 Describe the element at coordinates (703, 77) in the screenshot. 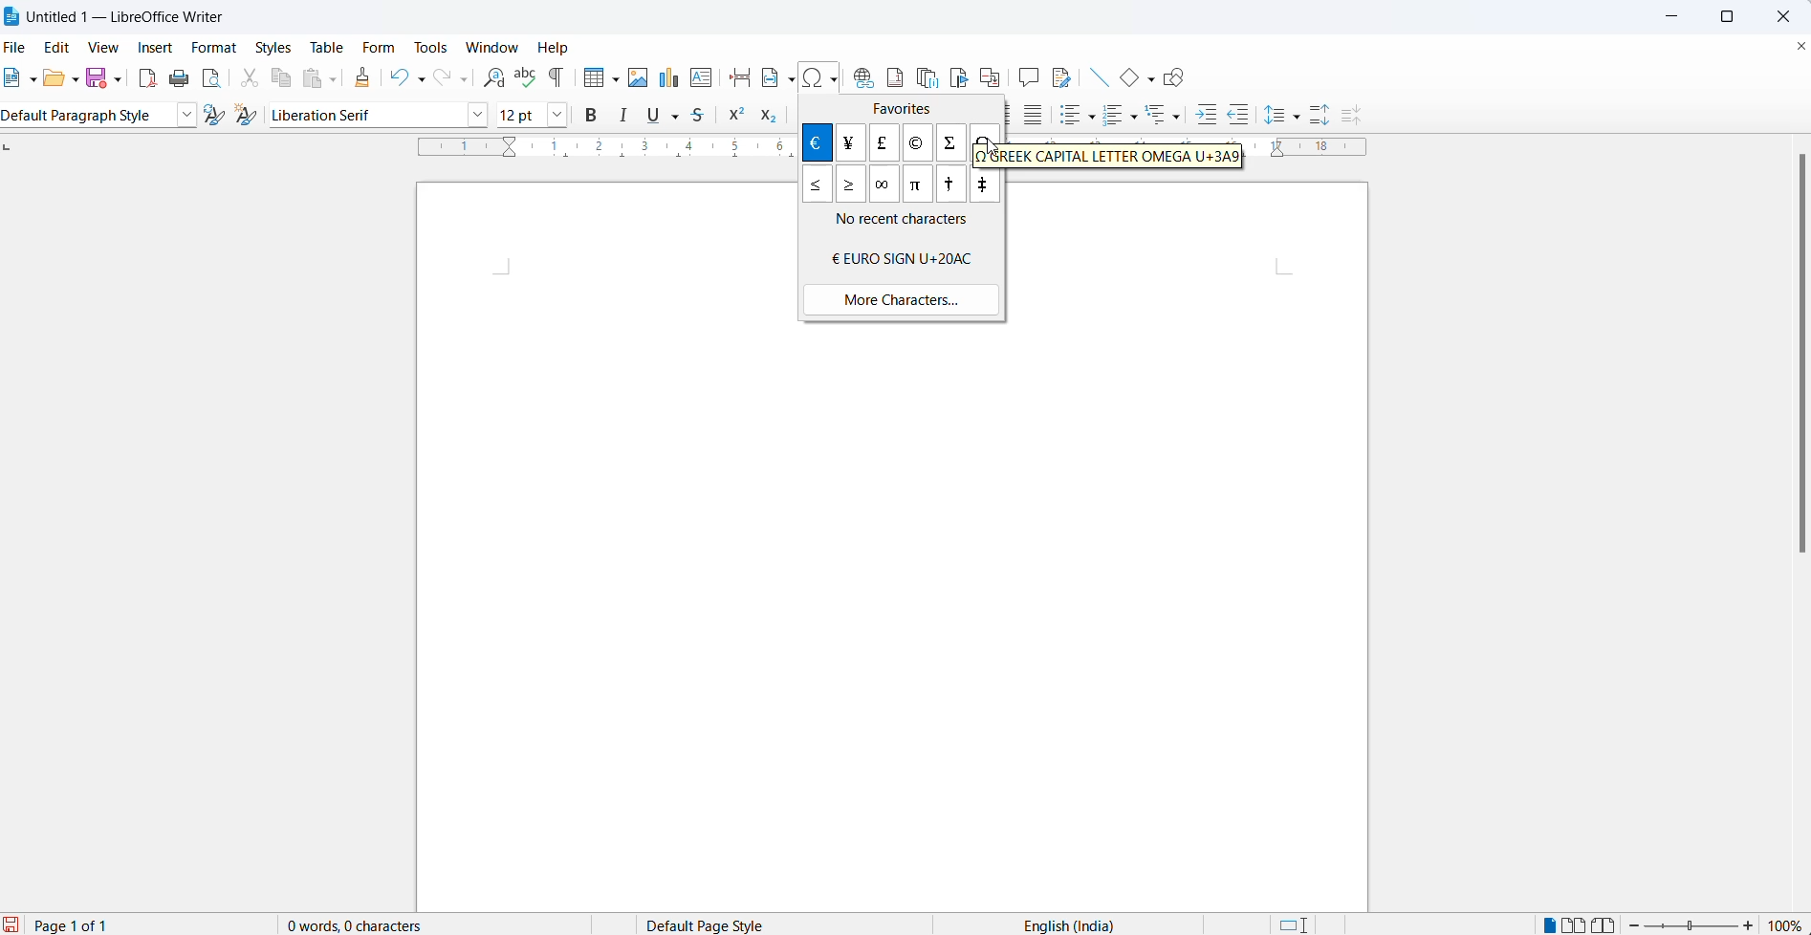

I see `add text` at that location.